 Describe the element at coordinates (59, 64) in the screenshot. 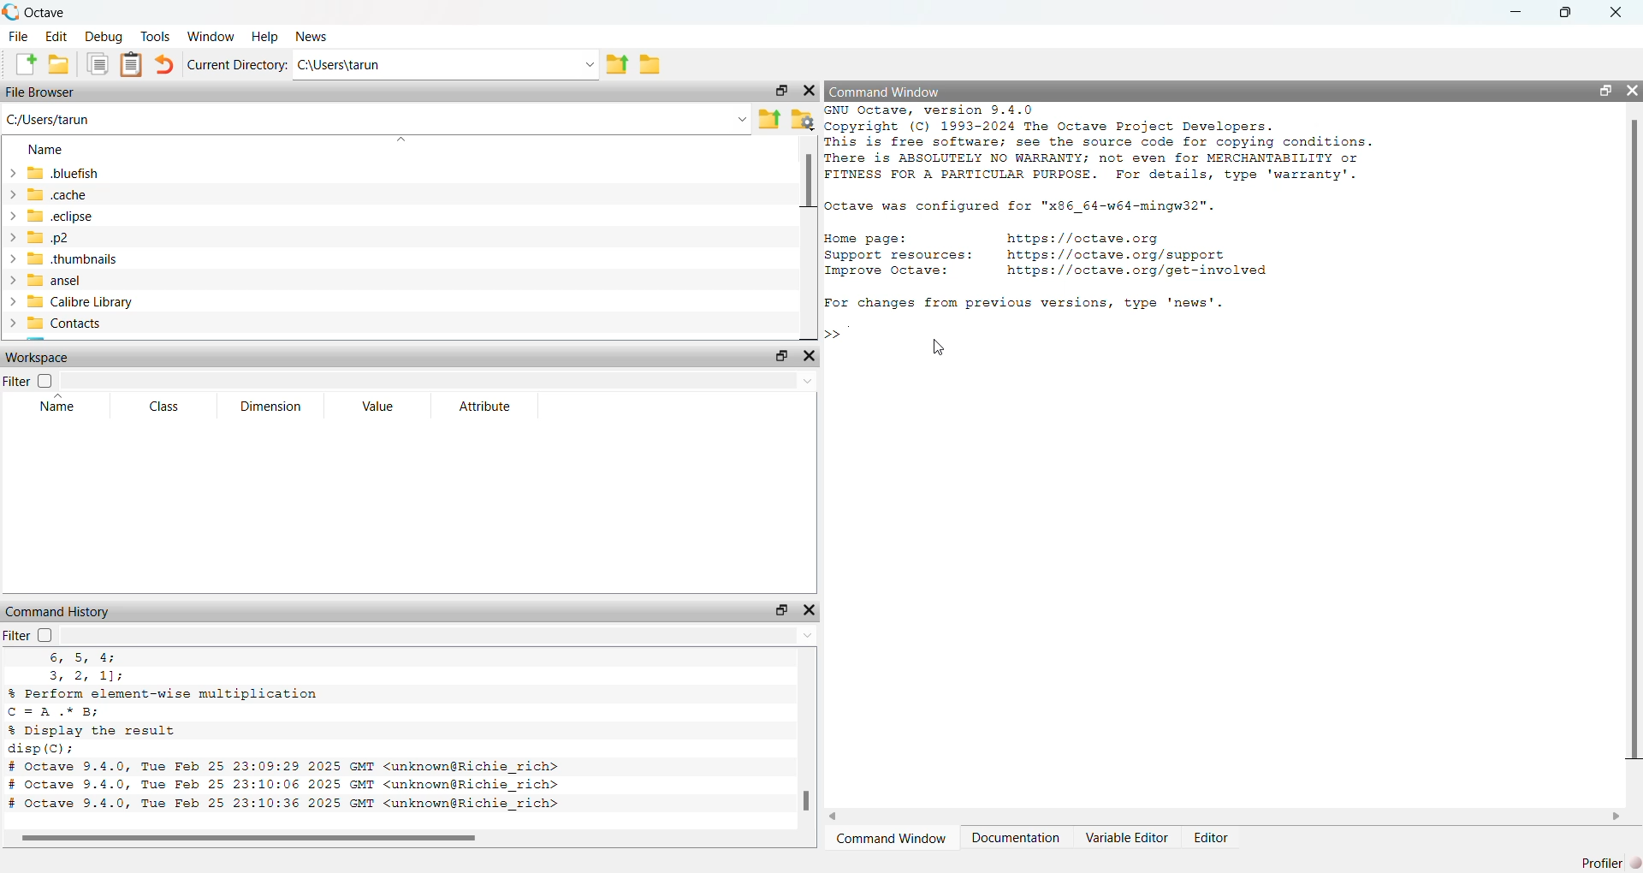

I see `Open Folder` at that location.